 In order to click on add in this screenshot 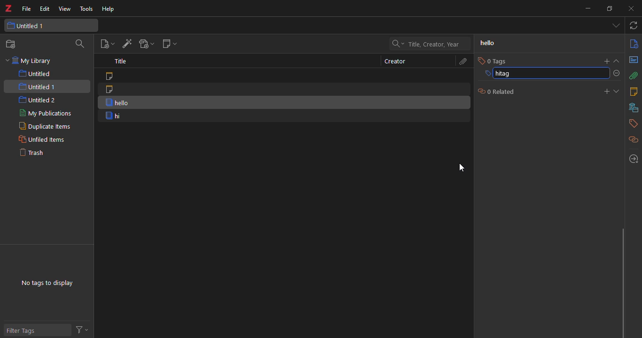, I will do `click(605, 60)`.